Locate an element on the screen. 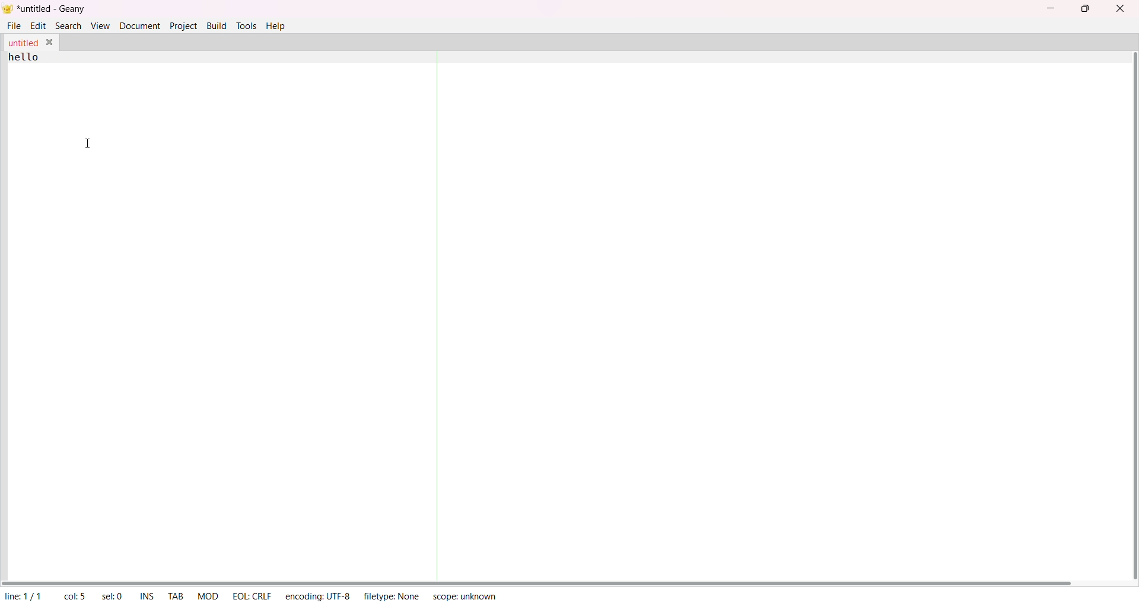 The image size is (1139, 603). document is located at coordinates (139, 25).